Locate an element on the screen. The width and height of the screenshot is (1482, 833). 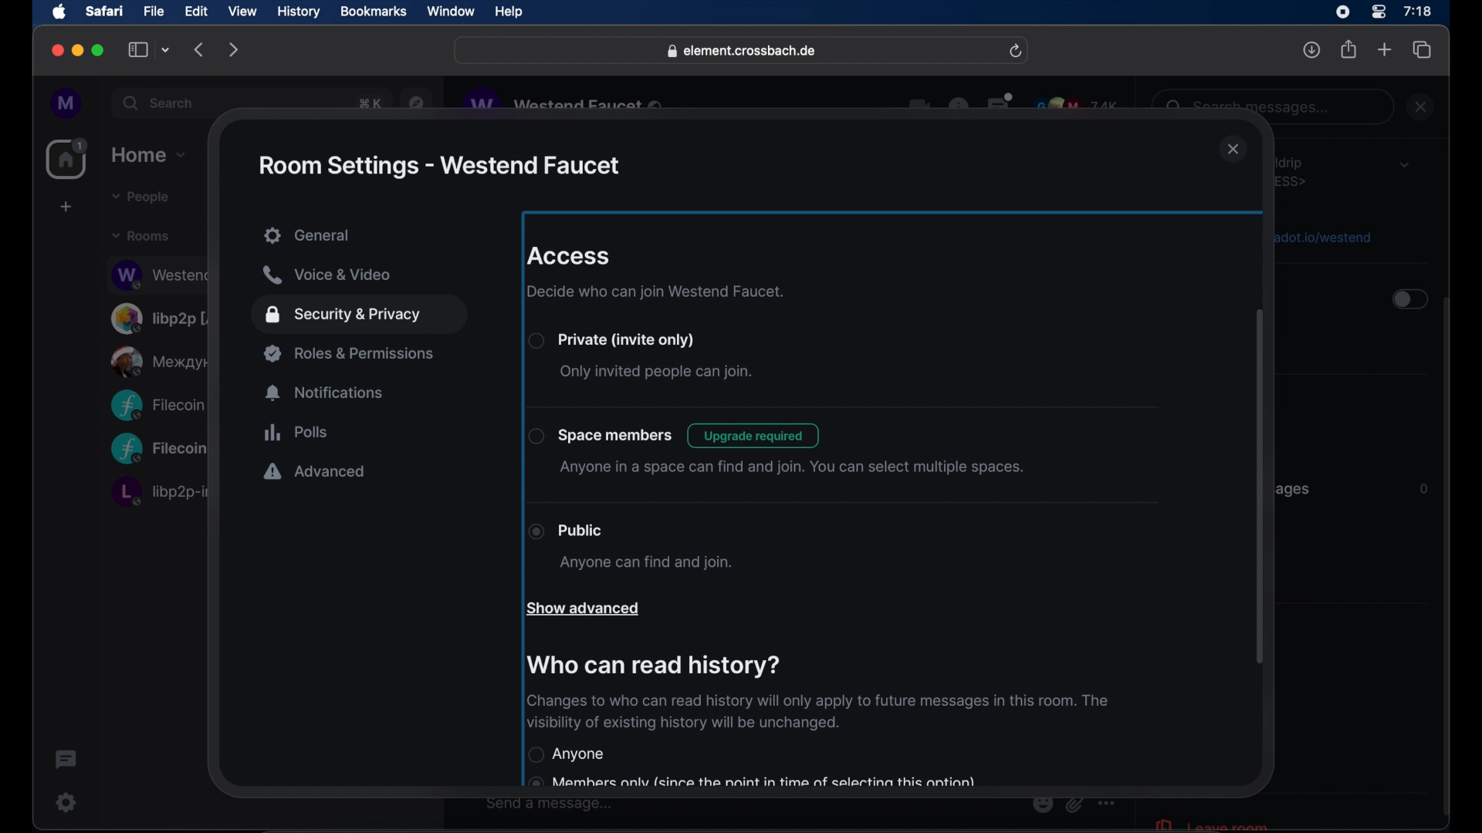
scroll bar is located at coordinates (1257, 487).